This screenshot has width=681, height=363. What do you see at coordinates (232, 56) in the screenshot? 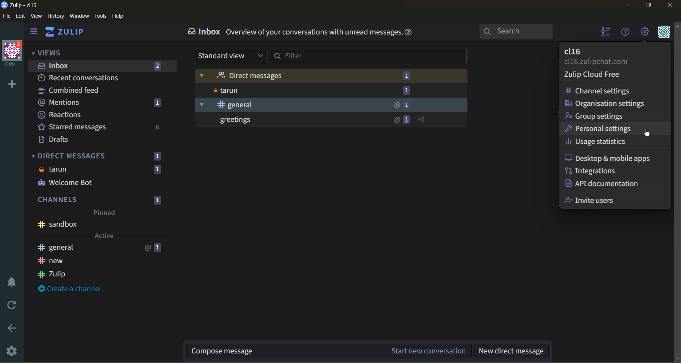
I see `type of view` at bounding box center [232, 56].